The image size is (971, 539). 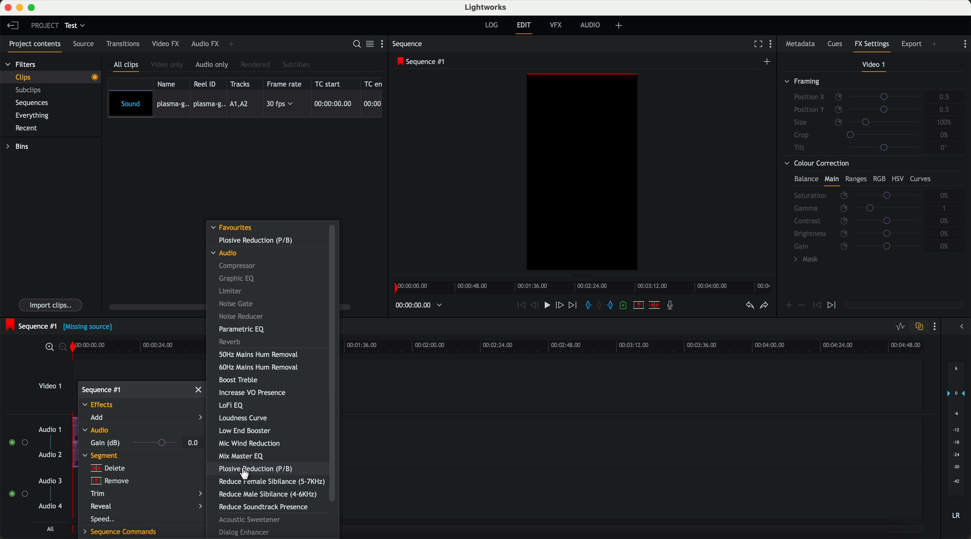 What do you see at coordinates (86, 44) in the screenshot?
I see `source` at bounding box center [86, 44].